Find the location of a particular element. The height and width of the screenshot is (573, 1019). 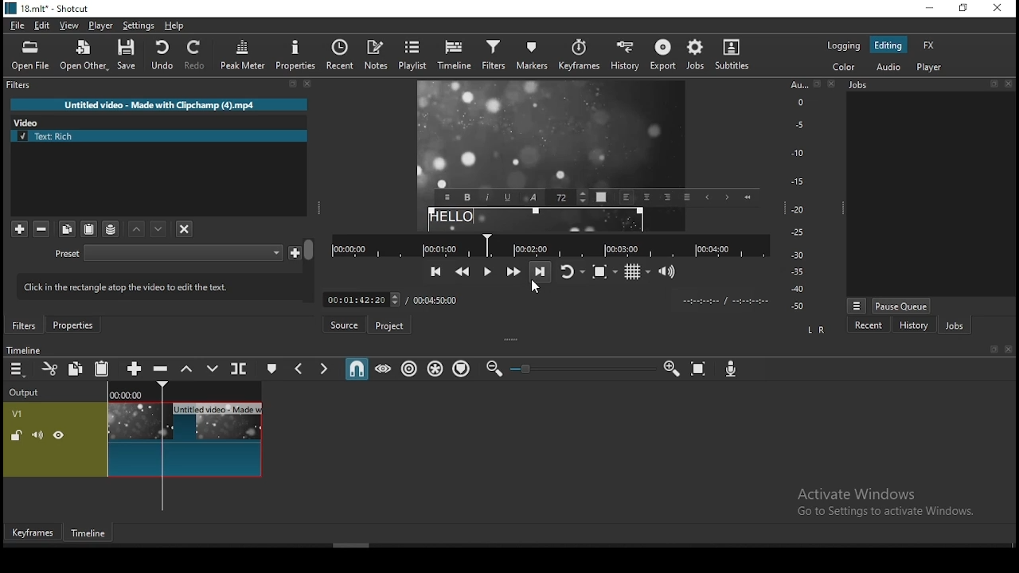

Left align is located at coordinates (627, 197).